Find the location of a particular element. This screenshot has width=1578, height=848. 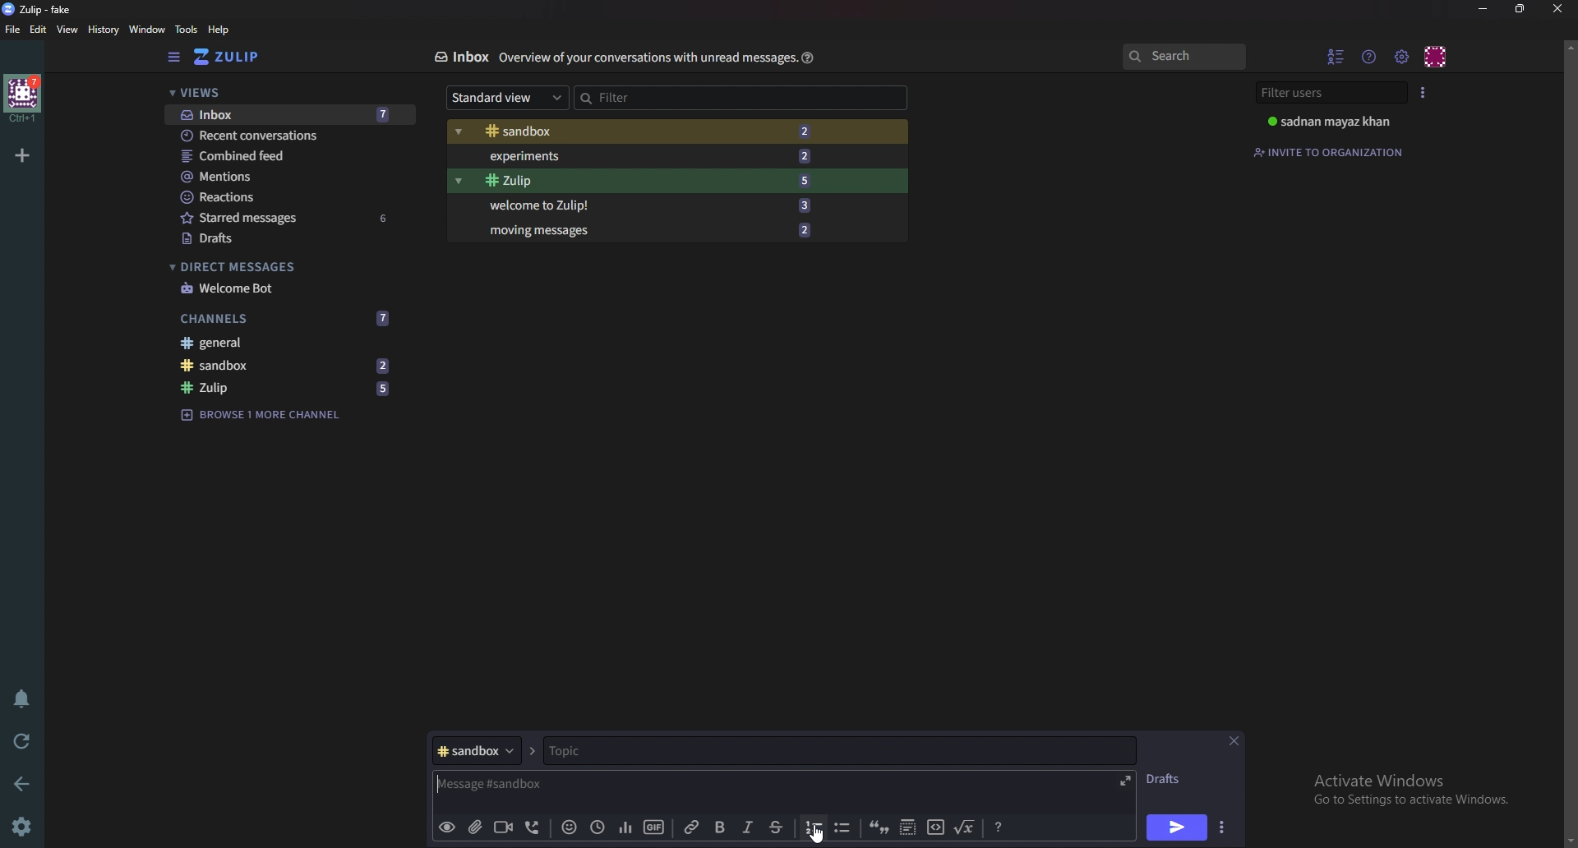

Help is located at coordinates (805, 58).